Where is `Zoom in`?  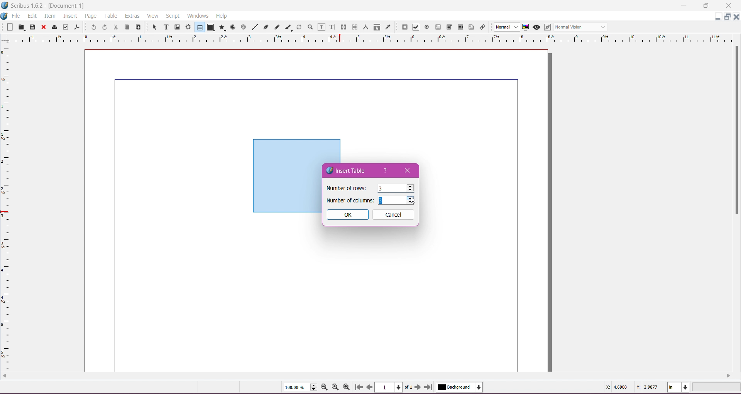 Zoom in is located at coordinates (347, 387).